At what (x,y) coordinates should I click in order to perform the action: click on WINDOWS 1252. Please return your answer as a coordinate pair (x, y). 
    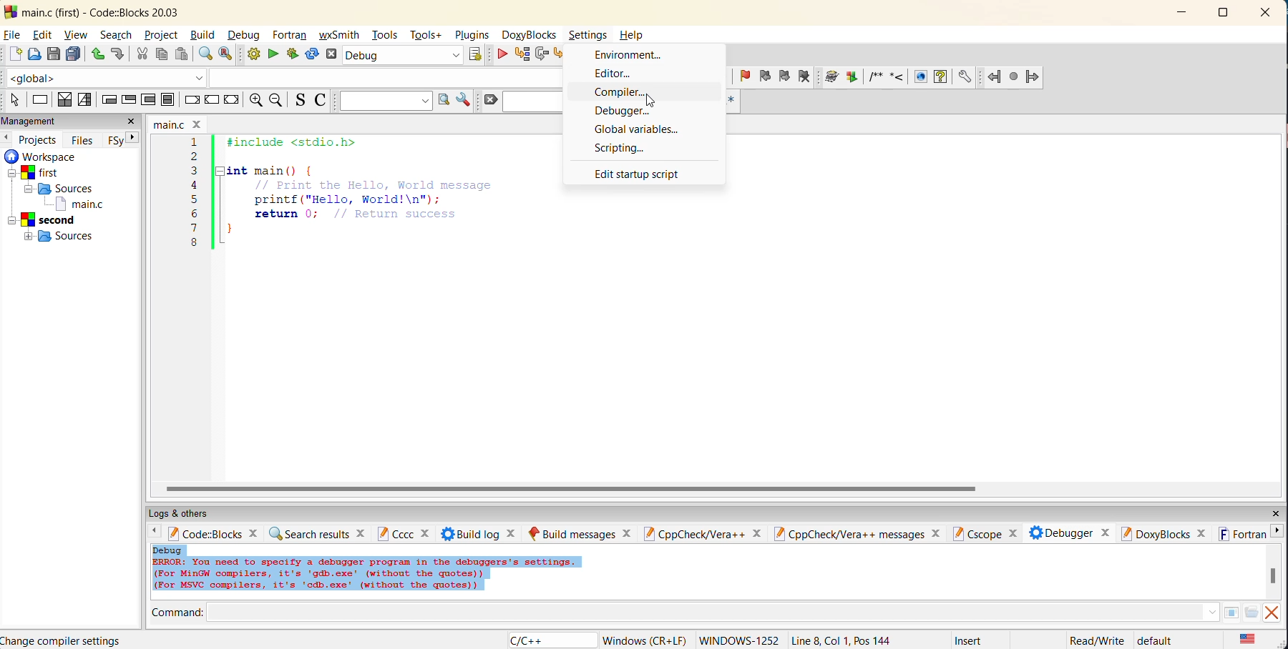
    Looking at the image, I should click on (737, 640).